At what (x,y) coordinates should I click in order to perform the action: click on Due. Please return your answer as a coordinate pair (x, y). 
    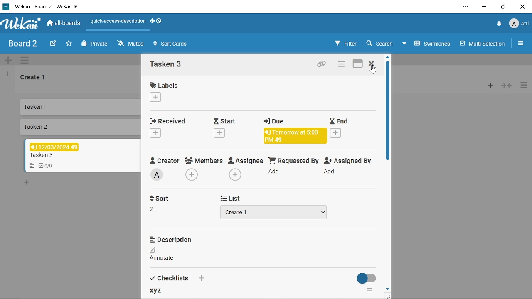
    Looking at the image, I should click on (276, 120).